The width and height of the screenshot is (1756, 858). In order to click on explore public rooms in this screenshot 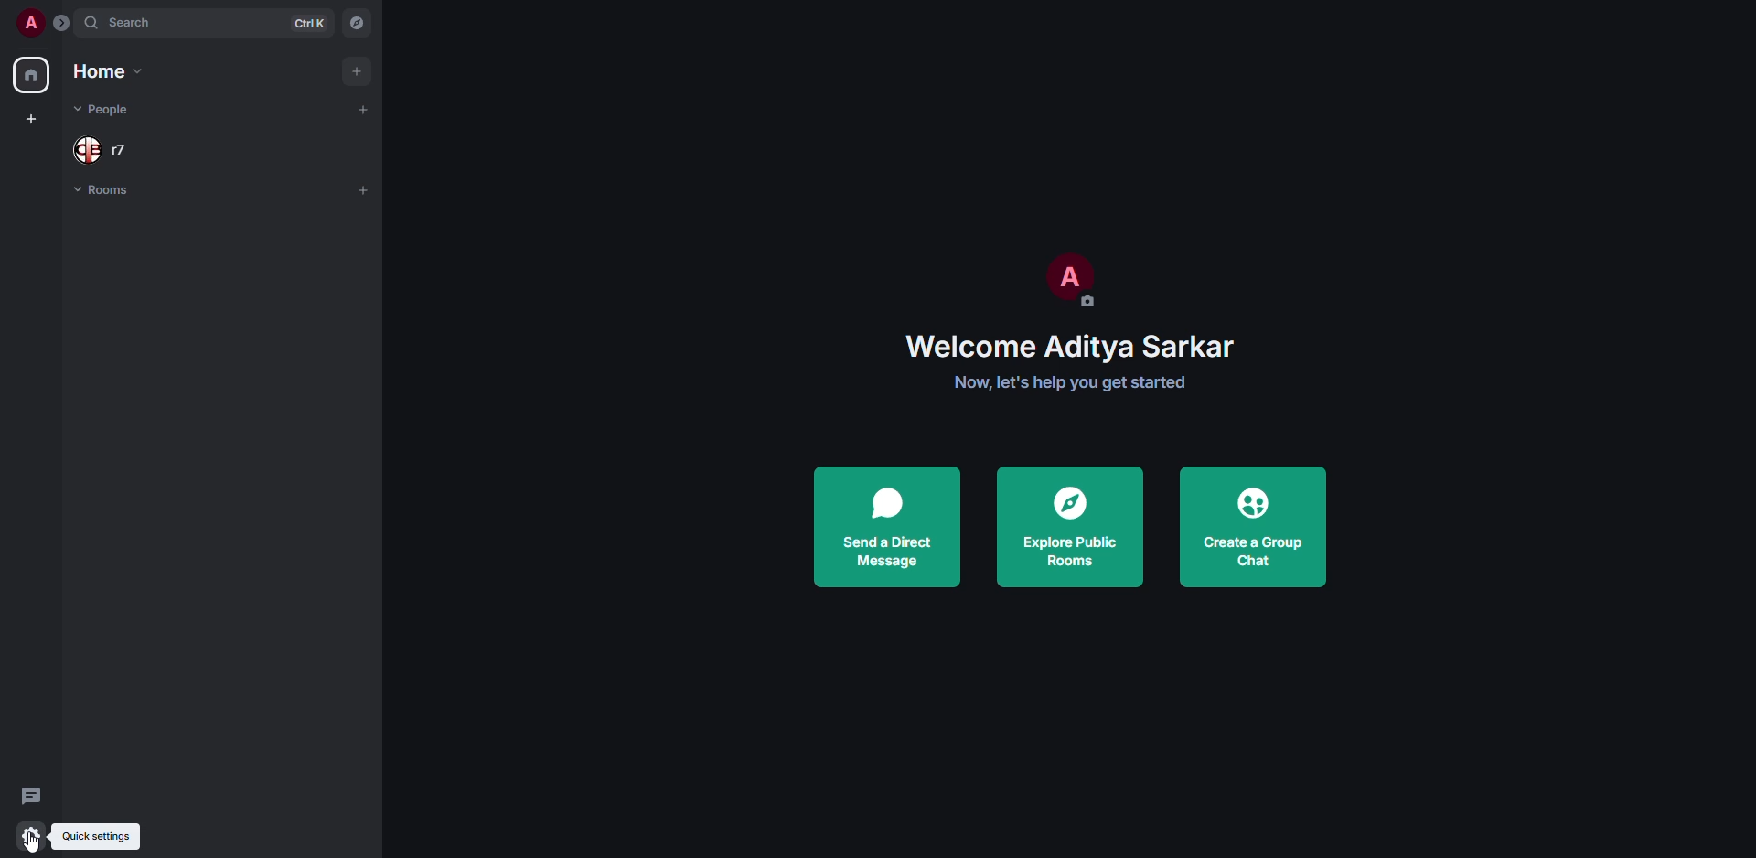, I will do `click(1068, 524)`.